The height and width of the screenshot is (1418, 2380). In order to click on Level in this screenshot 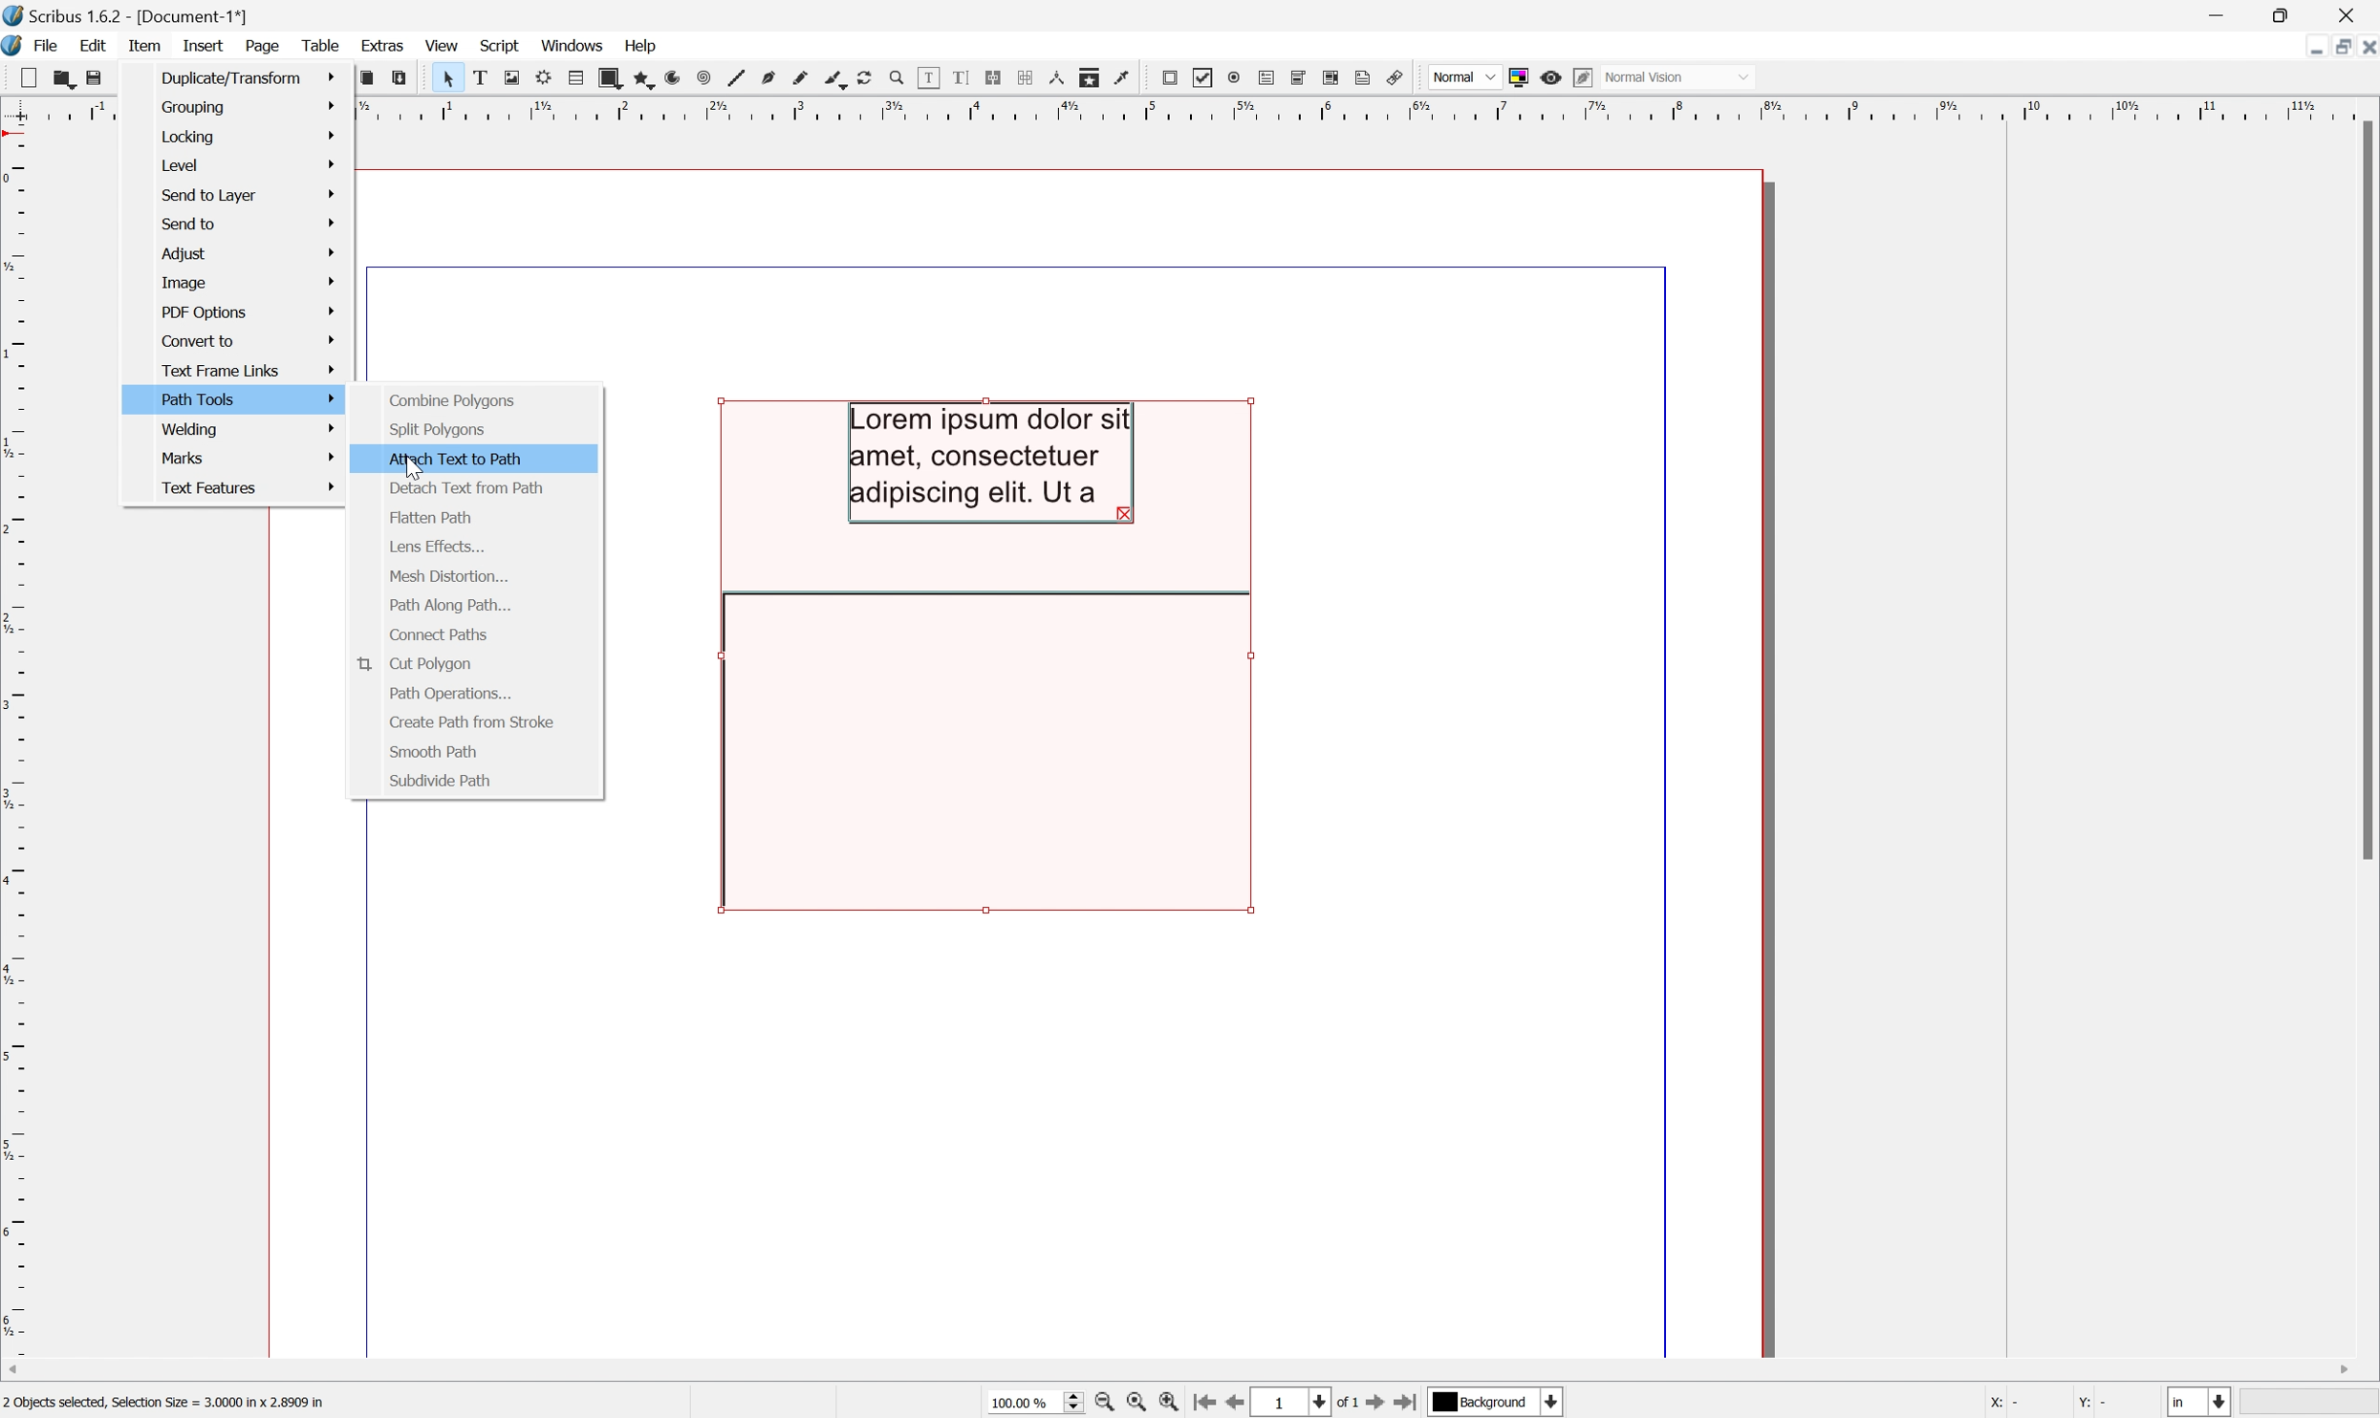, I will do `click(249, 161)`.